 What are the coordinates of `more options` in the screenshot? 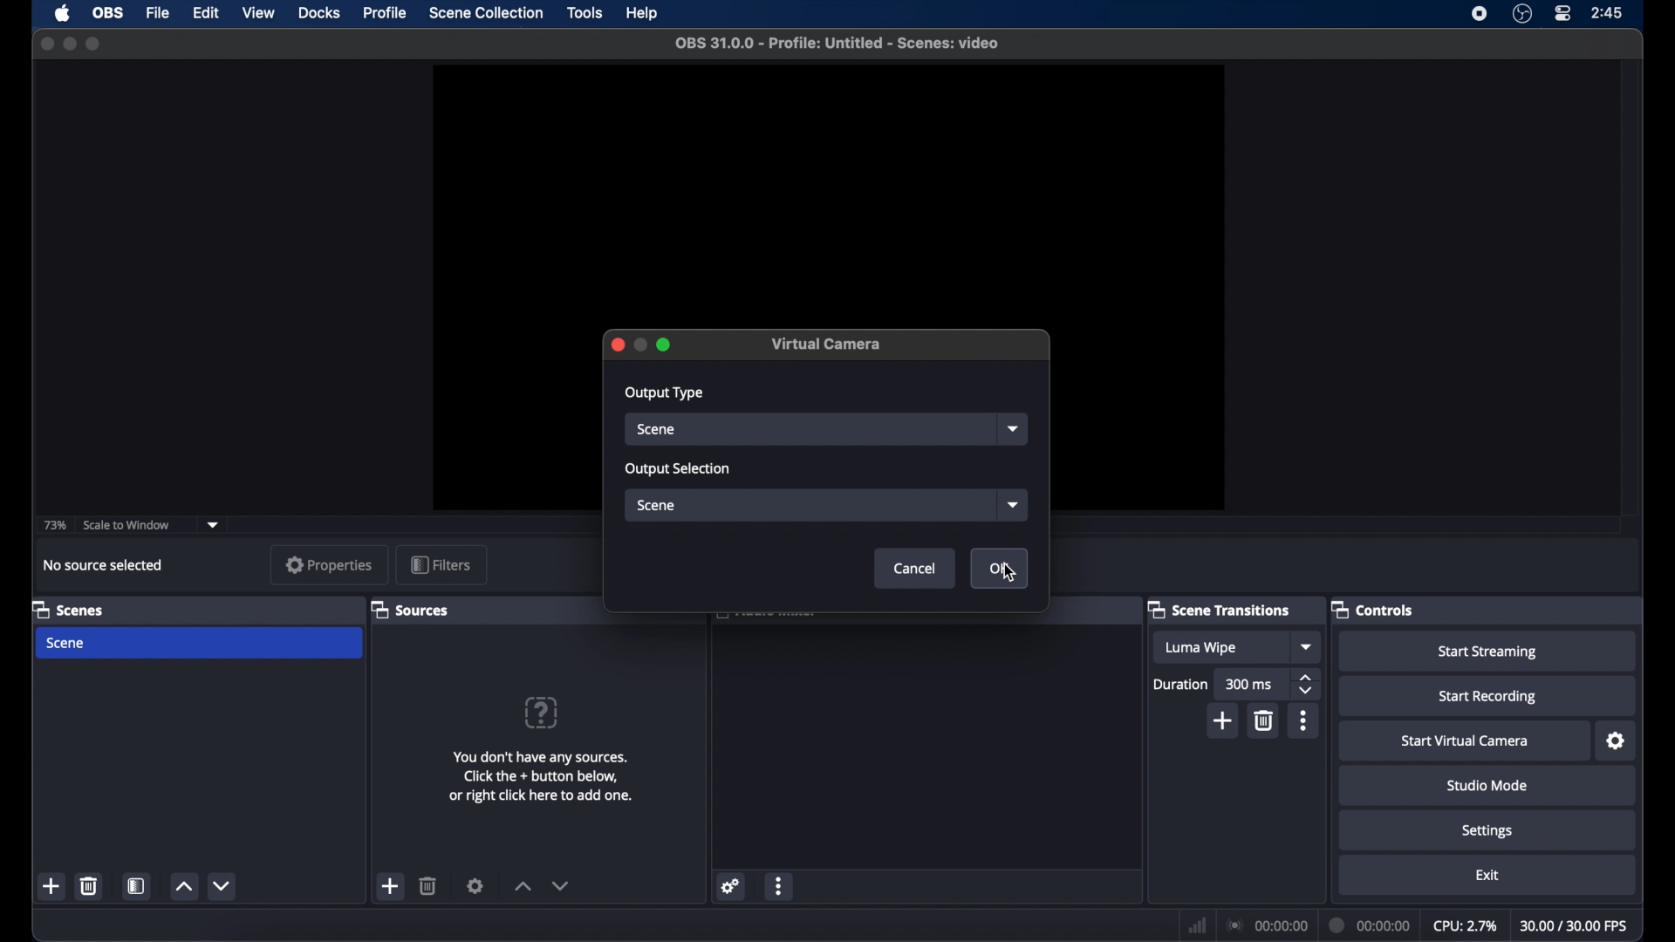 It's located at (780, 886).